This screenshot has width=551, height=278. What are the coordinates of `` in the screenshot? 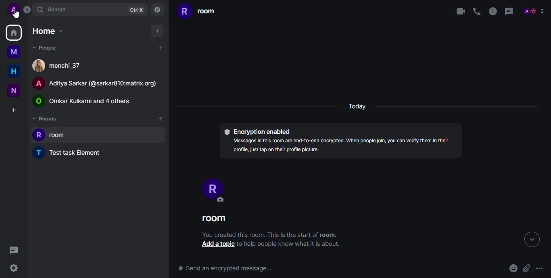 It's located at (15, 14).